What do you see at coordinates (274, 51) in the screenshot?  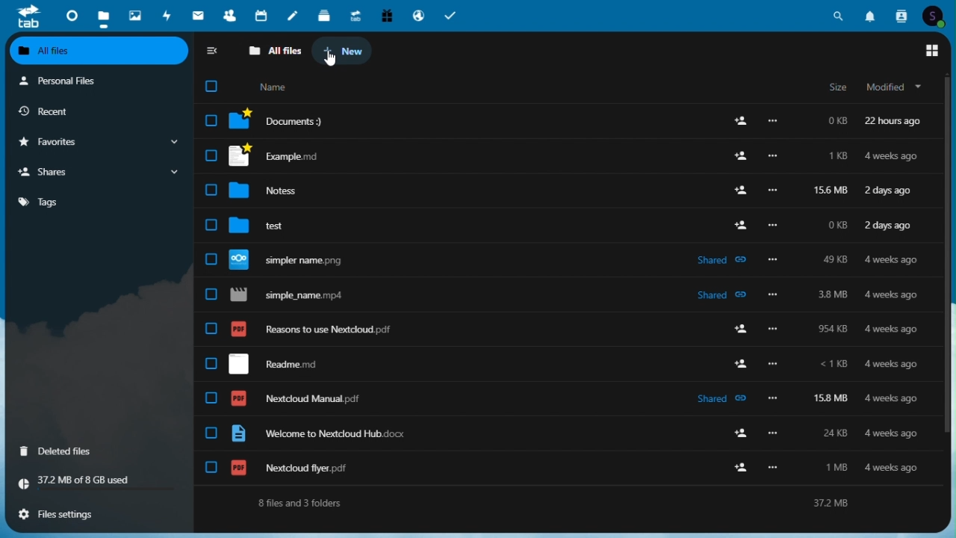 I see `all files` at bounding box center [274, 51].